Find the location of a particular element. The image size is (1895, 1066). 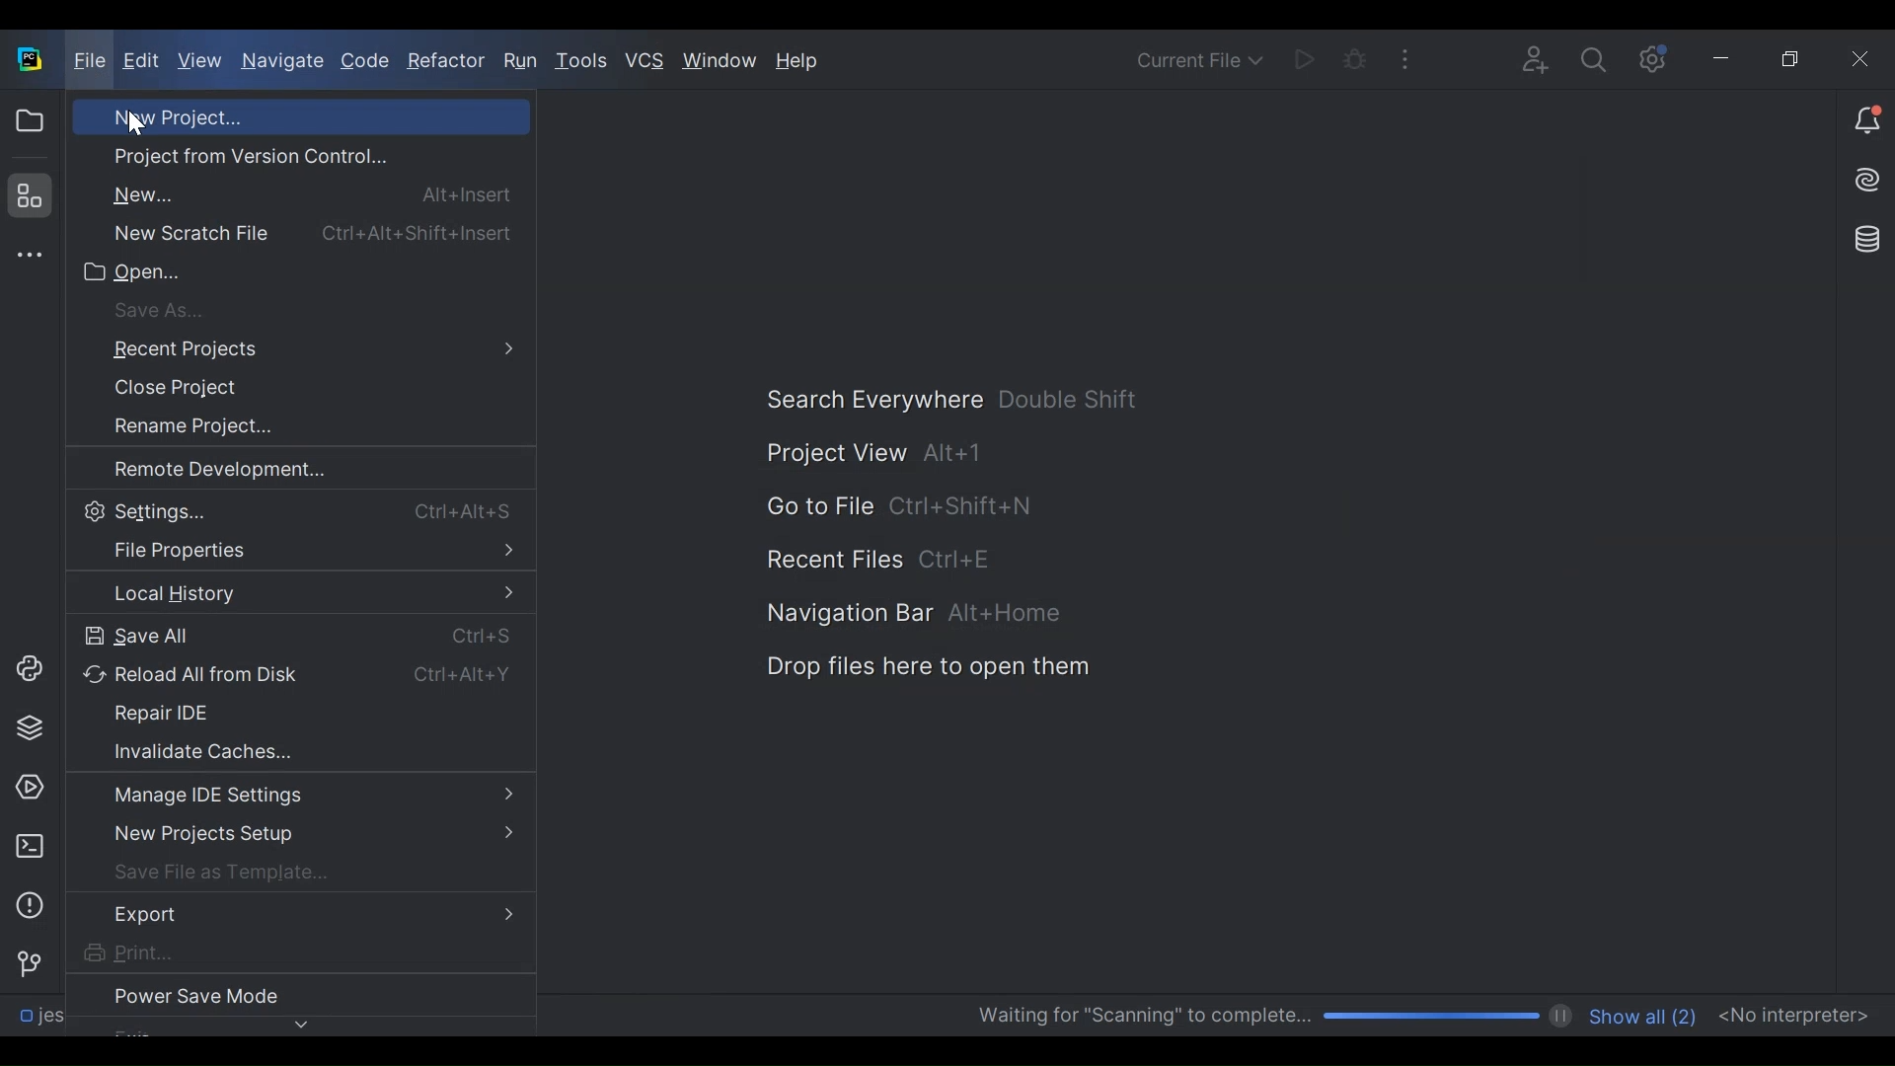

Recent Files is located at coordinates (837, 563).